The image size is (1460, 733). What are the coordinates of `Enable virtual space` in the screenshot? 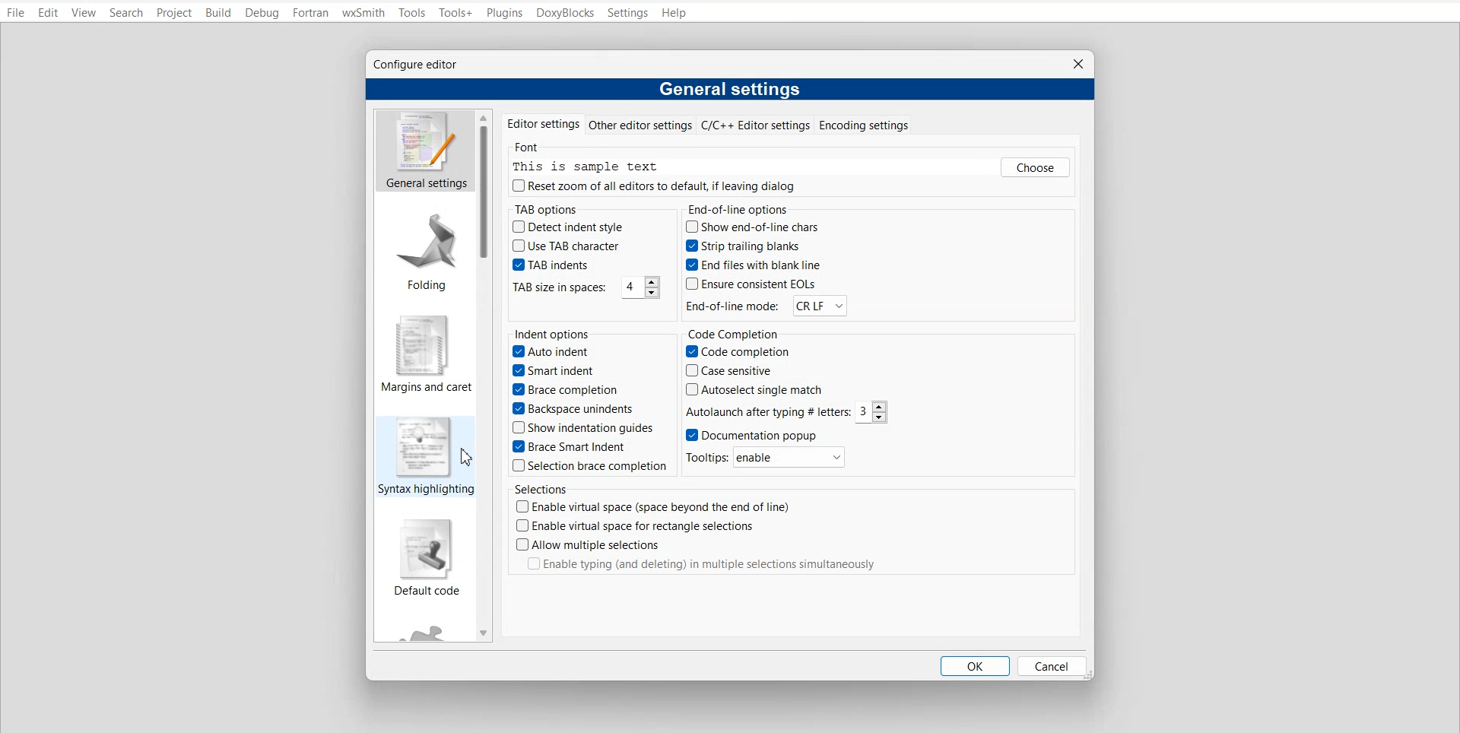 It's located at (652, 506).